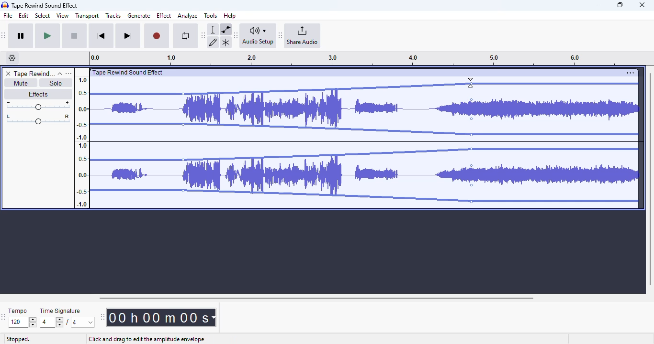  What do you see at coordinates (38, 94) in the screenshot?
I see `effects` at bounding box center [38, 94].